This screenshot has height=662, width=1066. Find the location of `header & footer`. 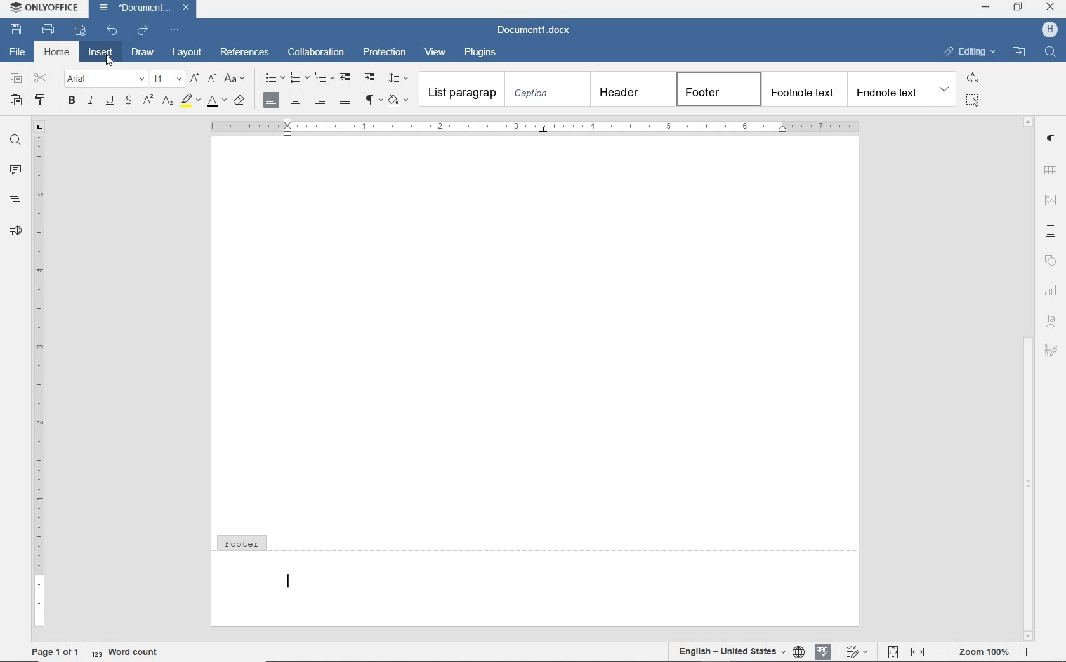

header & footer is located at coordinates (1051, 230).